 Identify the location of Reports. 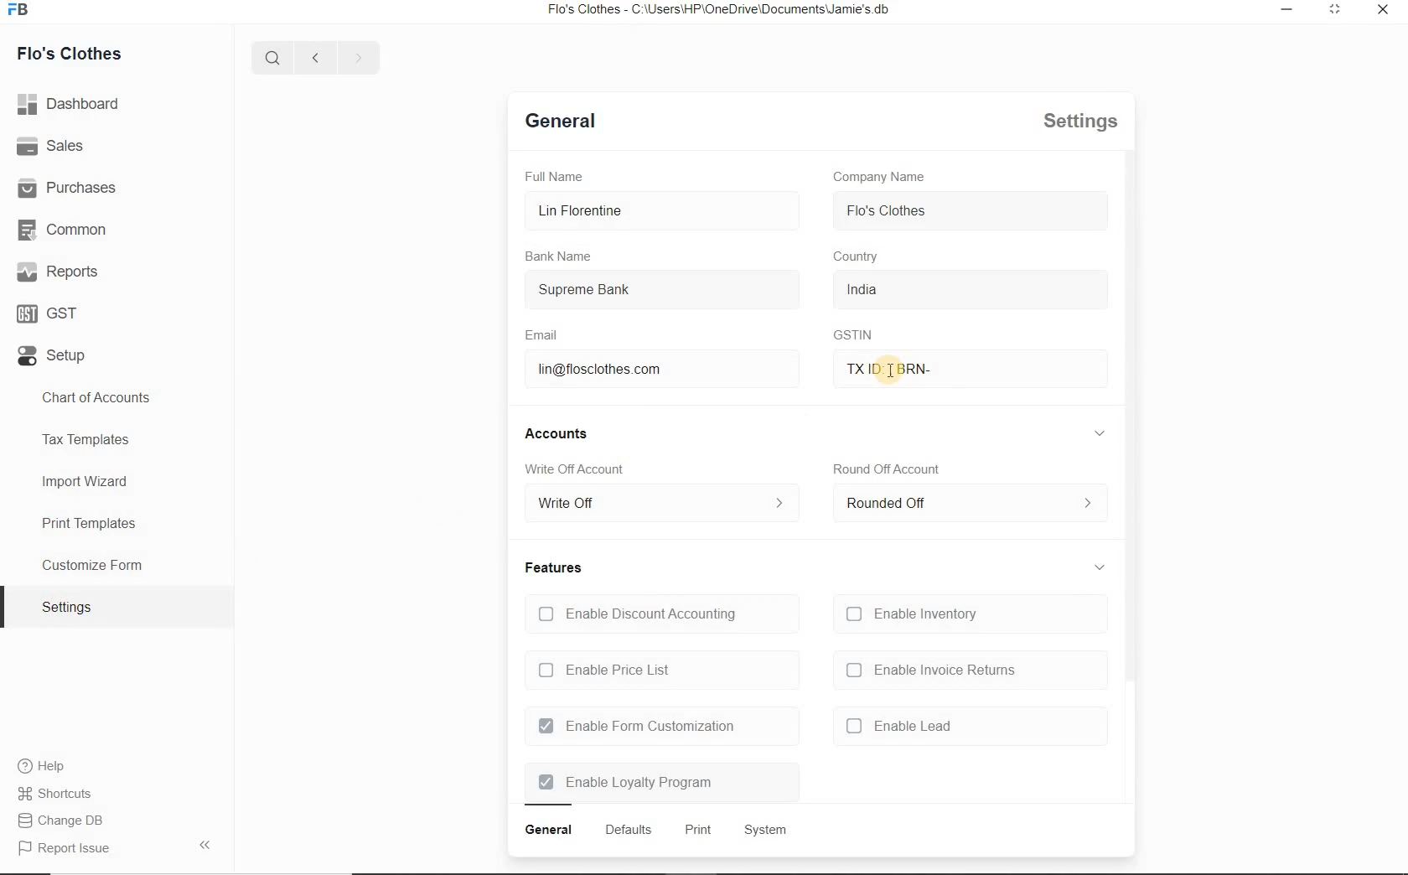
(62, 272).